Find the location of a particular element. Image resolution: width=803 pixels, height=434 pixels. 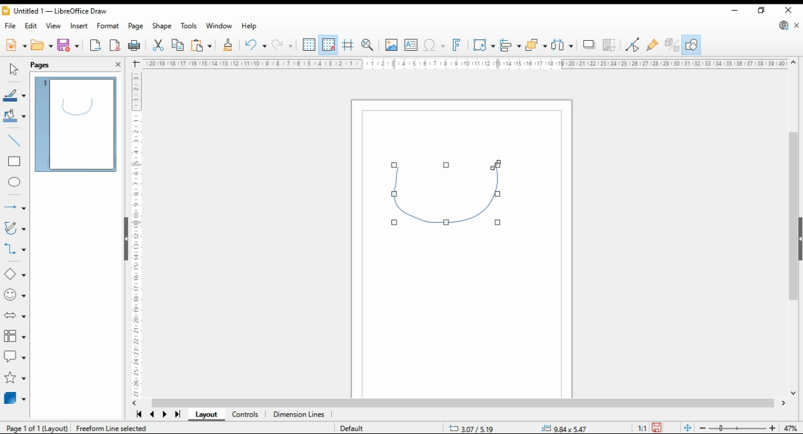

block arrows is located at coordinates (14, 314).